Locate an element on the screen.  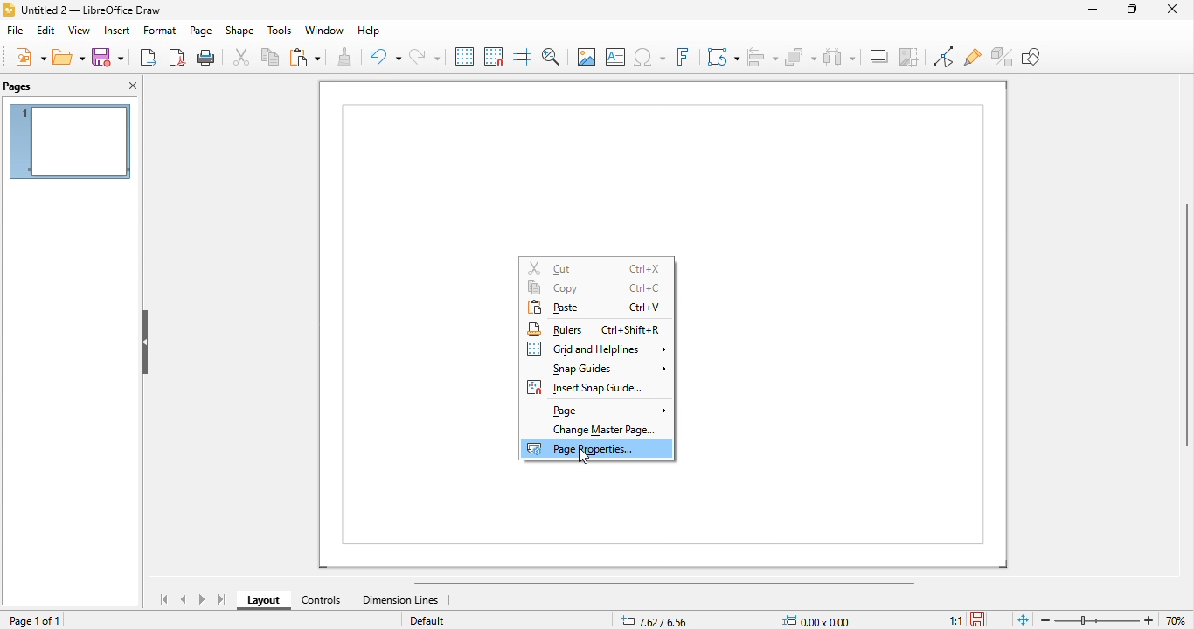
next is located at coordinates (200, 600).